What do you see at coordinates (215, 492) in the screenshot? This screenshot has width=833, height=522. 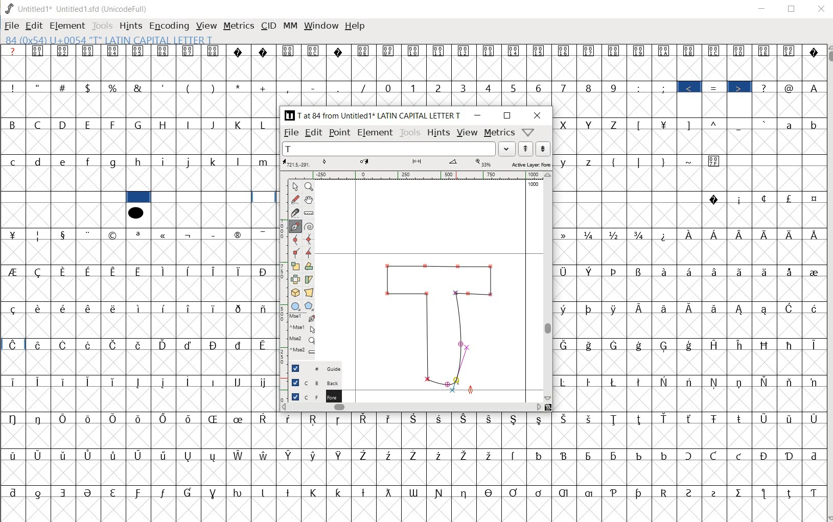 I see `Symbol` at bounding box center [215, 492].